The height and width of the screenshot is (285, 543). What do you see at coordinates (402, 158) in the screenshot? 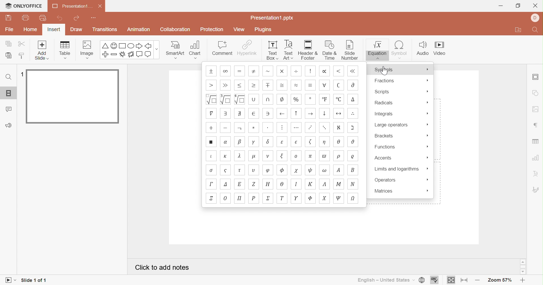
I see `Accents` at bounding box center [402, 158].